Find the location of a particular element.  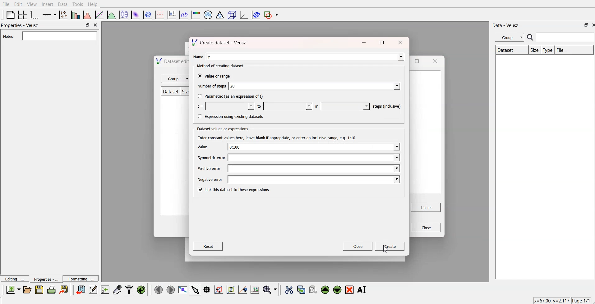

plot points with lines is located at coordinates (64, 15).